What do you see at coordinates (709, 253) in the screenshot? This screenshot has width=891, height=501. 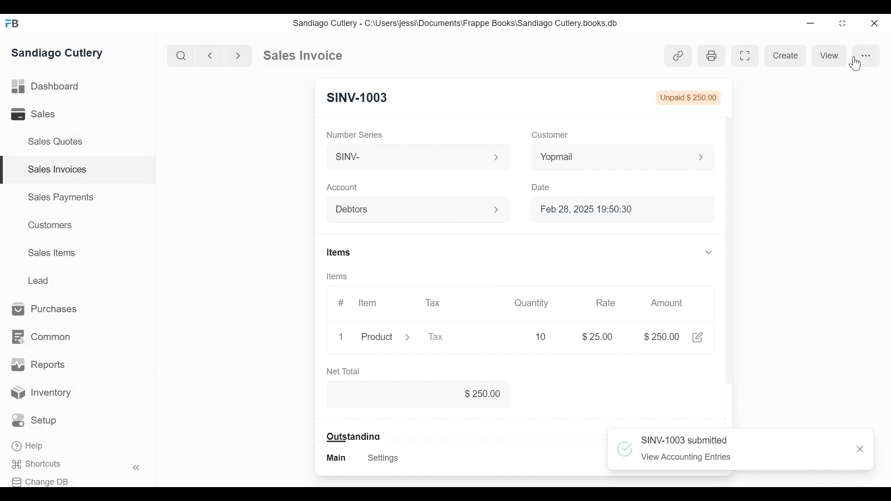 I see `v` at bounding box center [709, 253].